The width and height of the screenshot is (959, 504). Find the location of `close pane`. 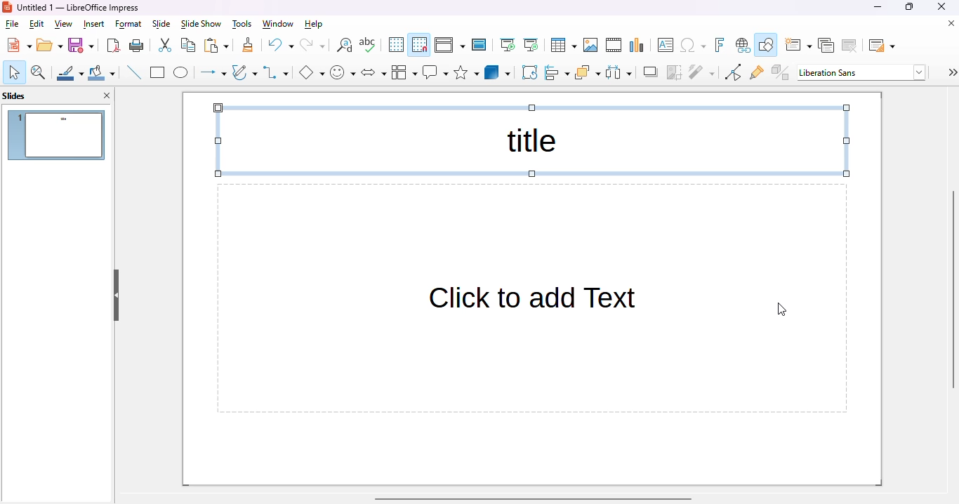

close pane is located at coordinates (107, 95).